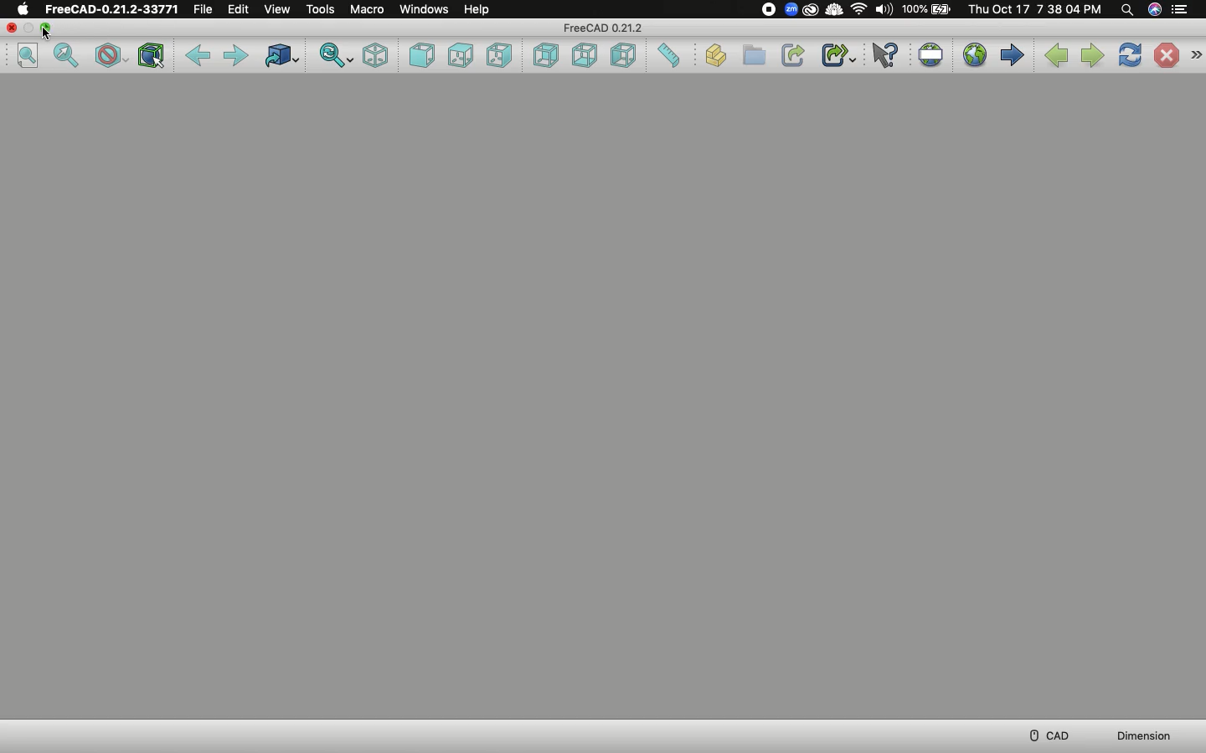 The image size is (1206, 753). Describe the element at coordinates (195, 55) in the screenshot. I see `Back` at that location.